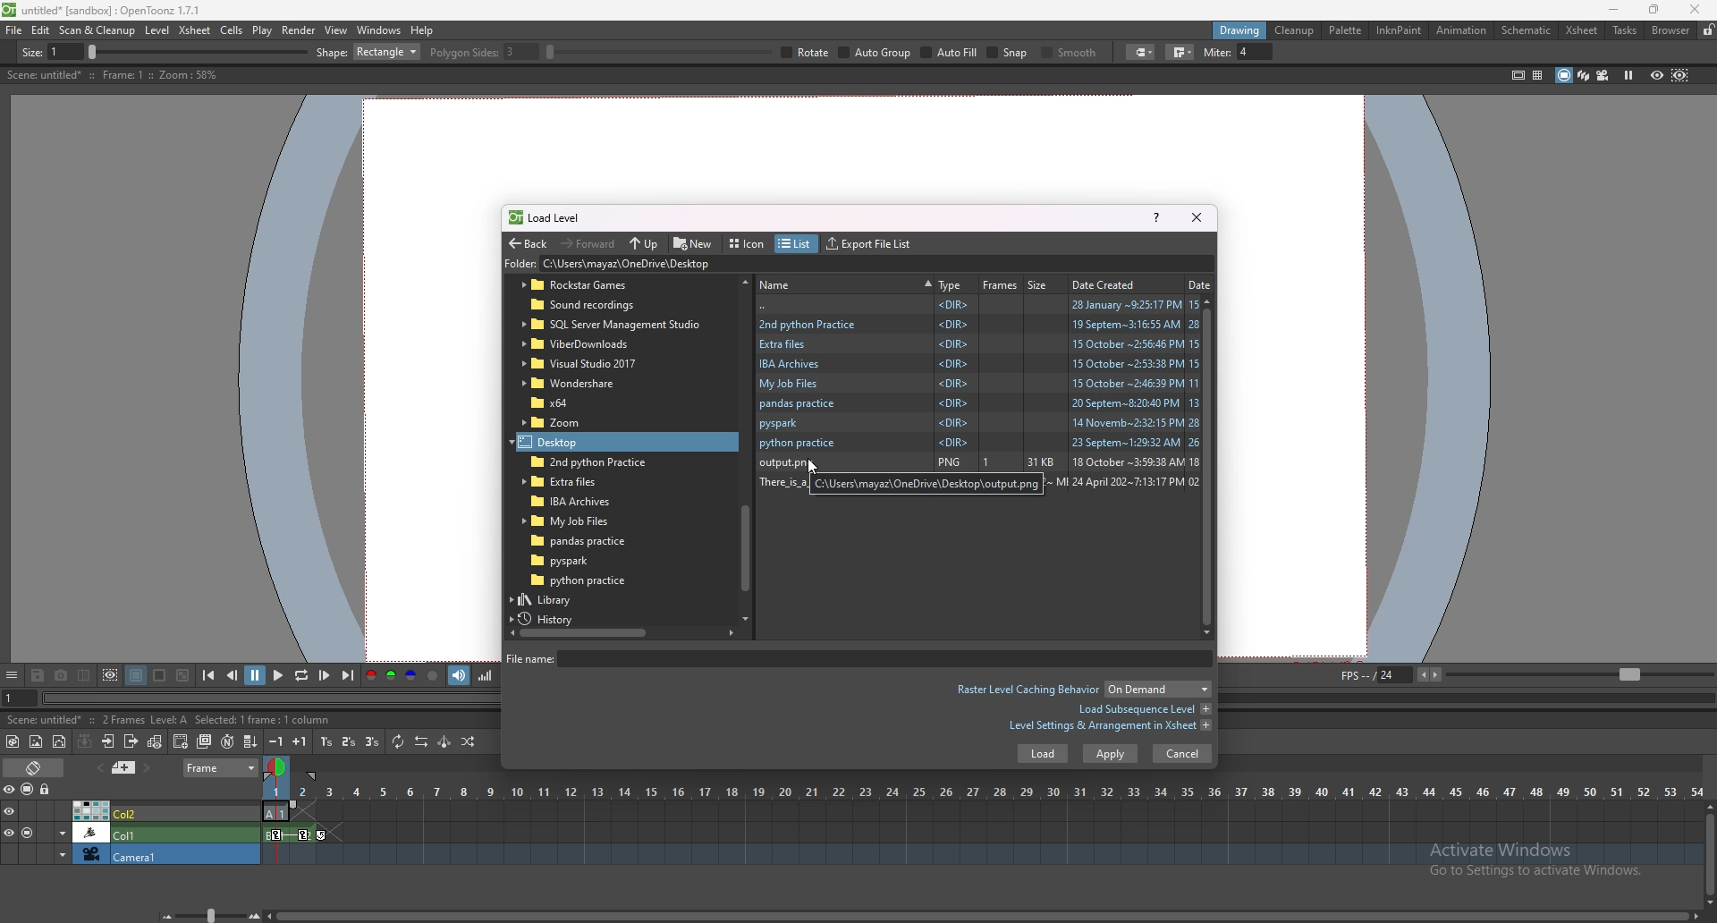 The height and width of the screenshot is (923, 1717). I want to click on join, so click(1494, 52).